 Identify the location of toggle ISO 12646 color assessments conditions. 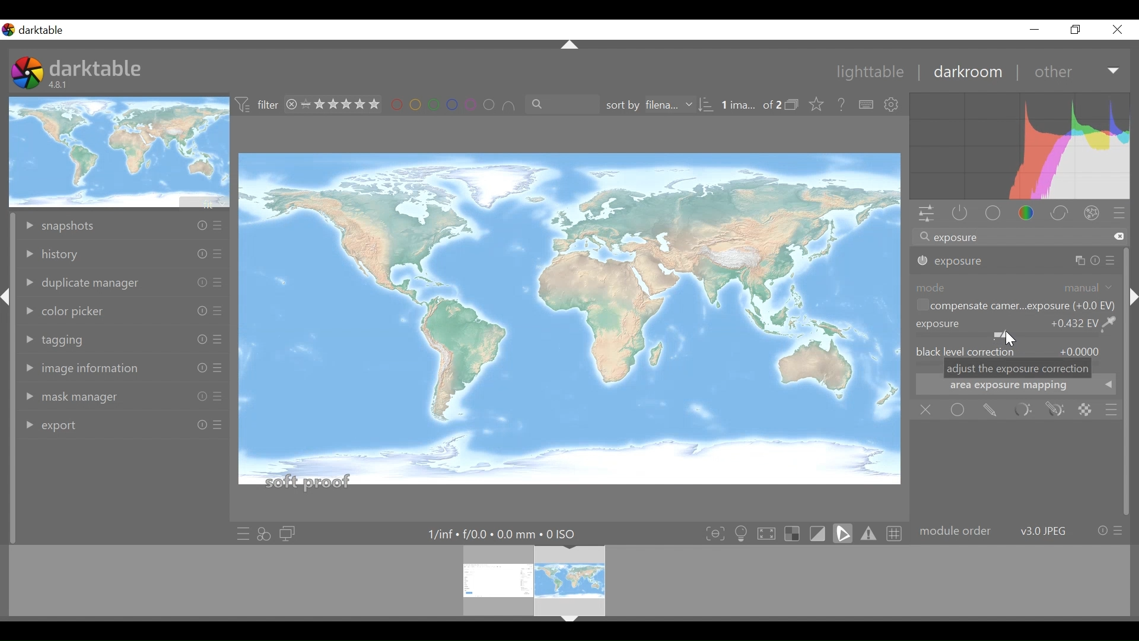
(743, 532).